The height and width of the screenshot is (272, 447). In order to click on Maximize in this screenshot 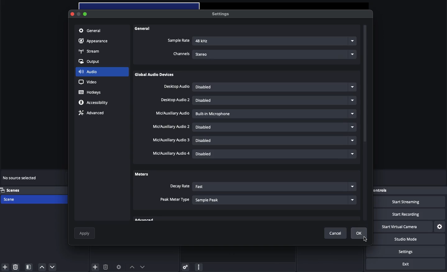, I will do `click(86, 14)`.